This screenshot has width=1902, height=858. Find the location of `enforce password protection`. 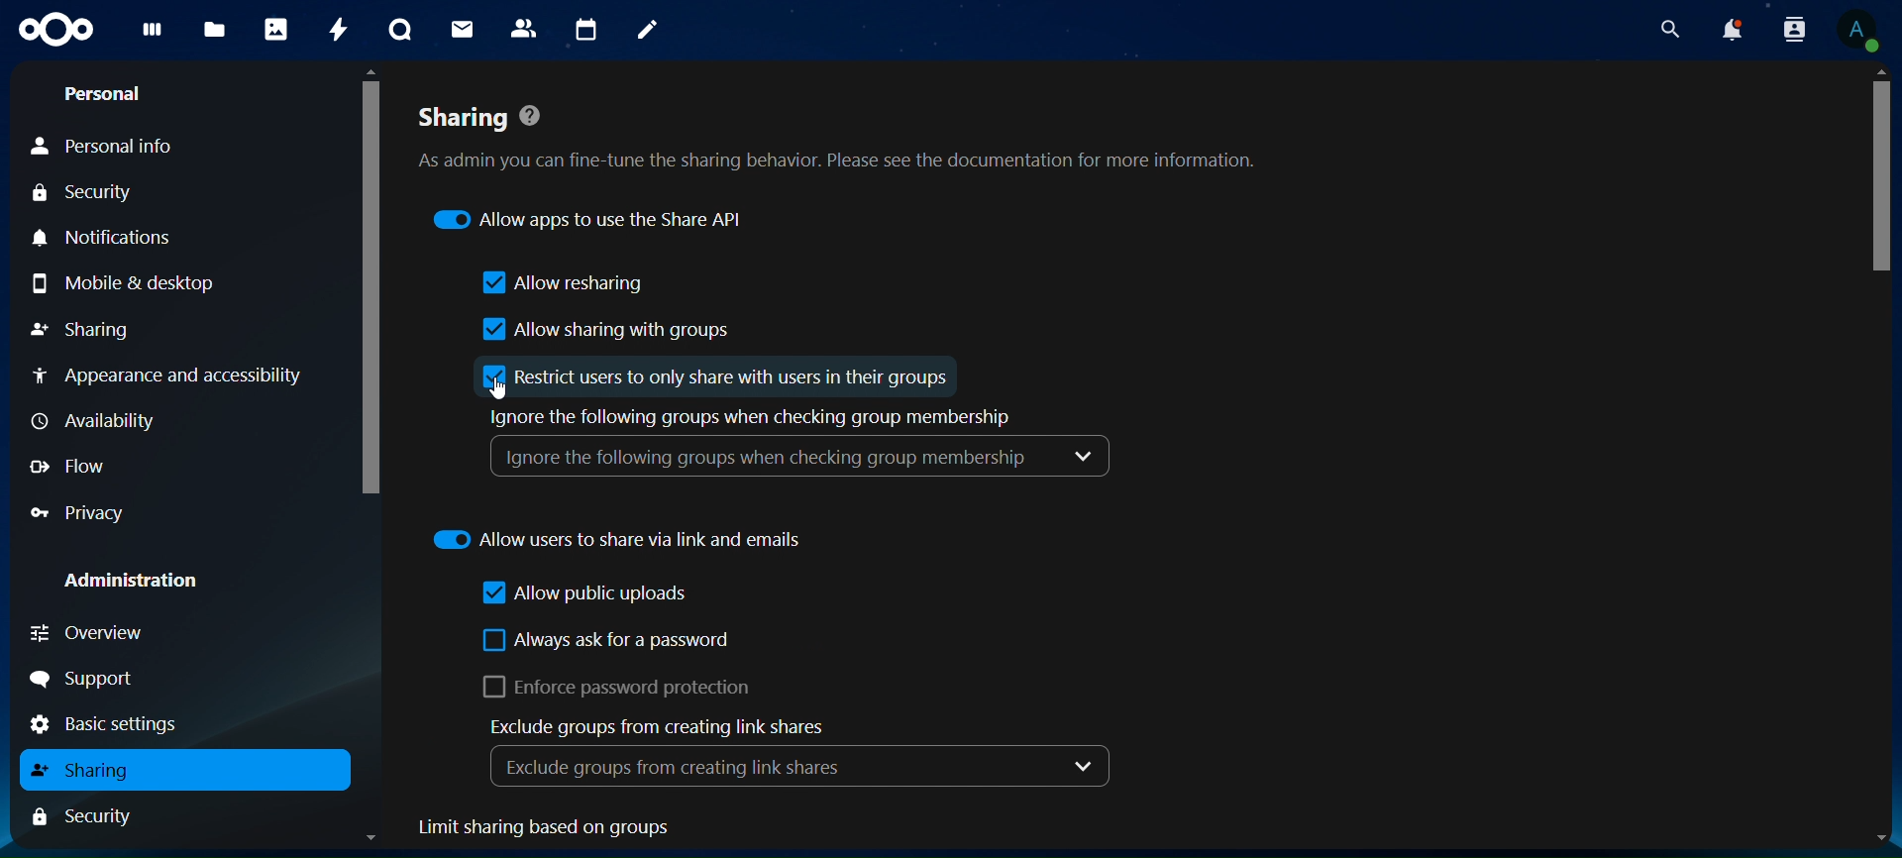

enforce password protection is located at coordinates (630, 690).